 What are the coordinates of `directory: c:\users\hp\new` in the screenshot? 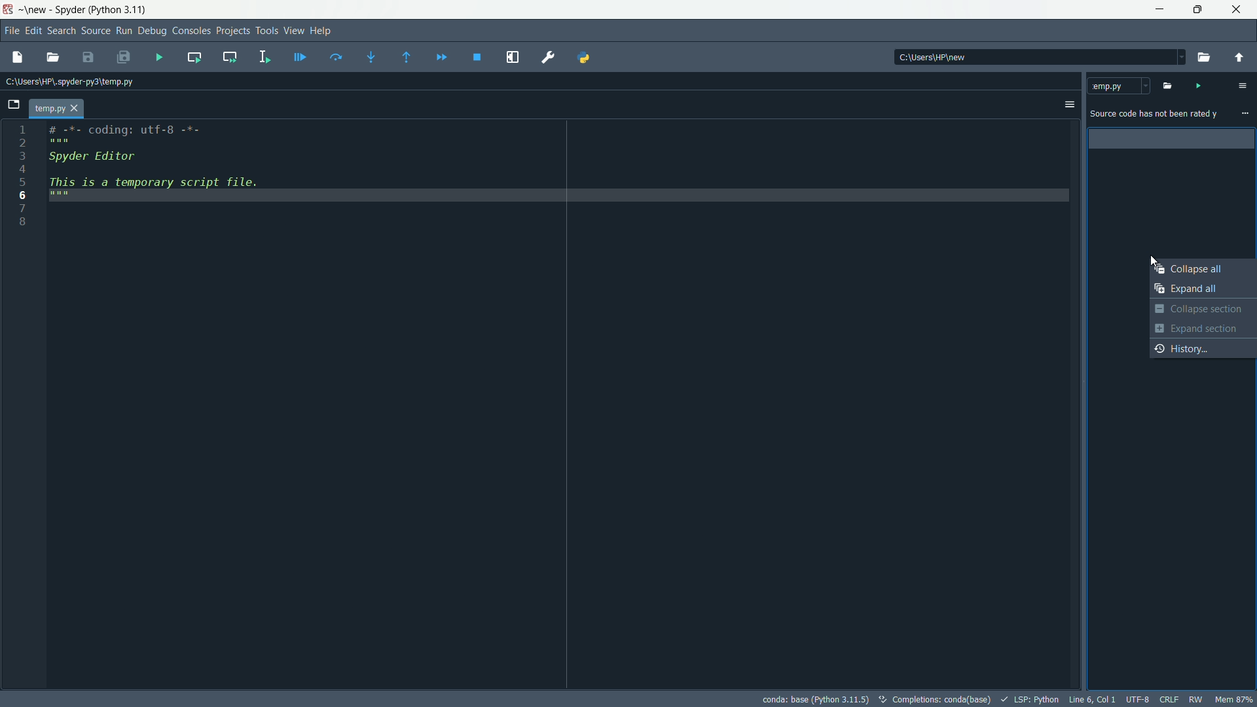 It's located at (934, 58).